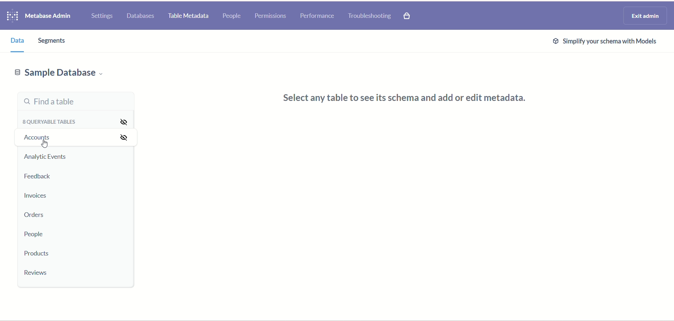  Describe the element at coordinates (646, 16) in the screenshot. I see `exit admin` at that location.